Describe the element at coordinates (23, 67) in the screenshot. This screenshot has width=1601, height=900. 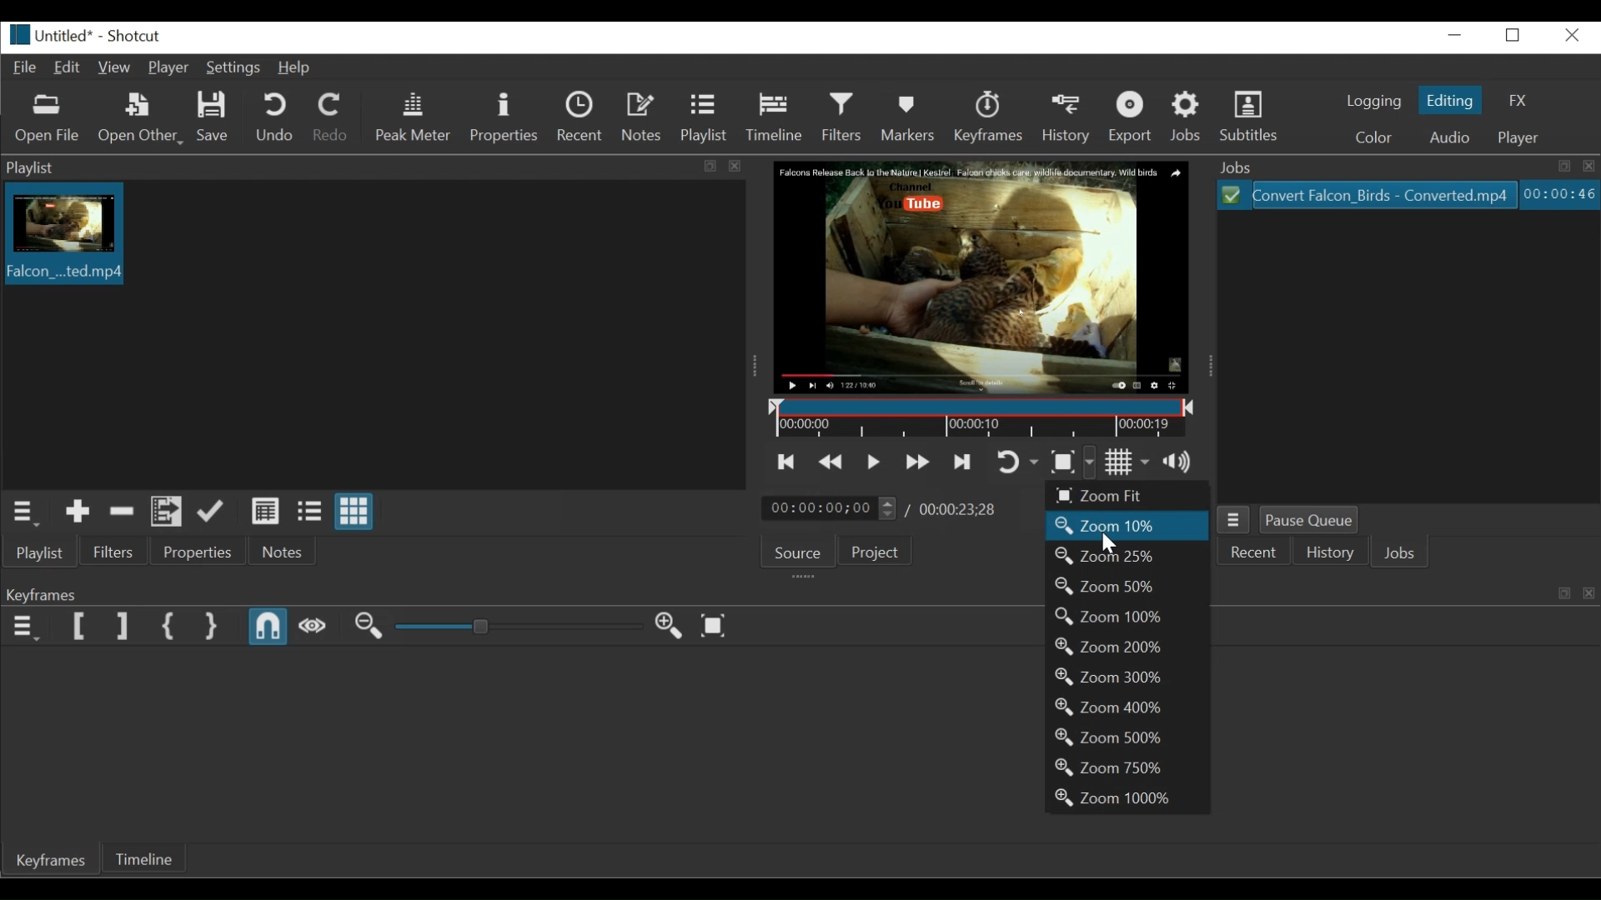
I see `File` at that location.